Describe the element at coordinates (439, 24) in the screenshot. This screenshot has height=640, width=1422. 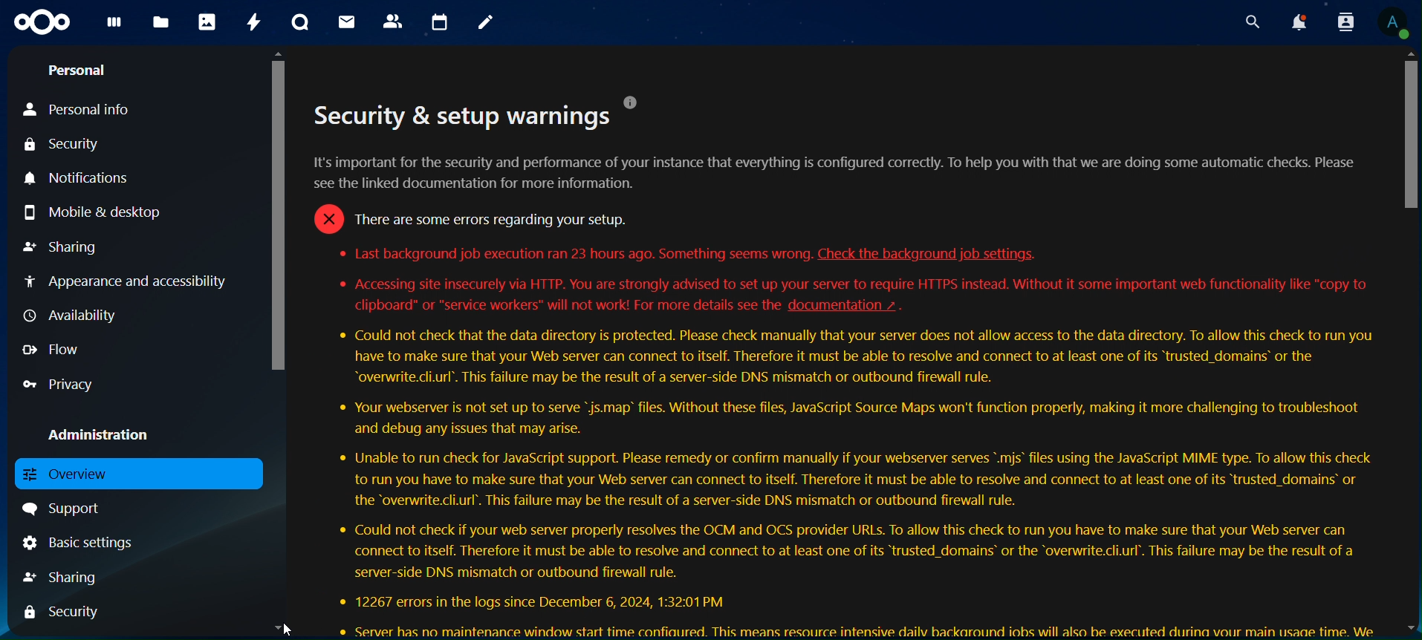
I see `calendar` at that location.